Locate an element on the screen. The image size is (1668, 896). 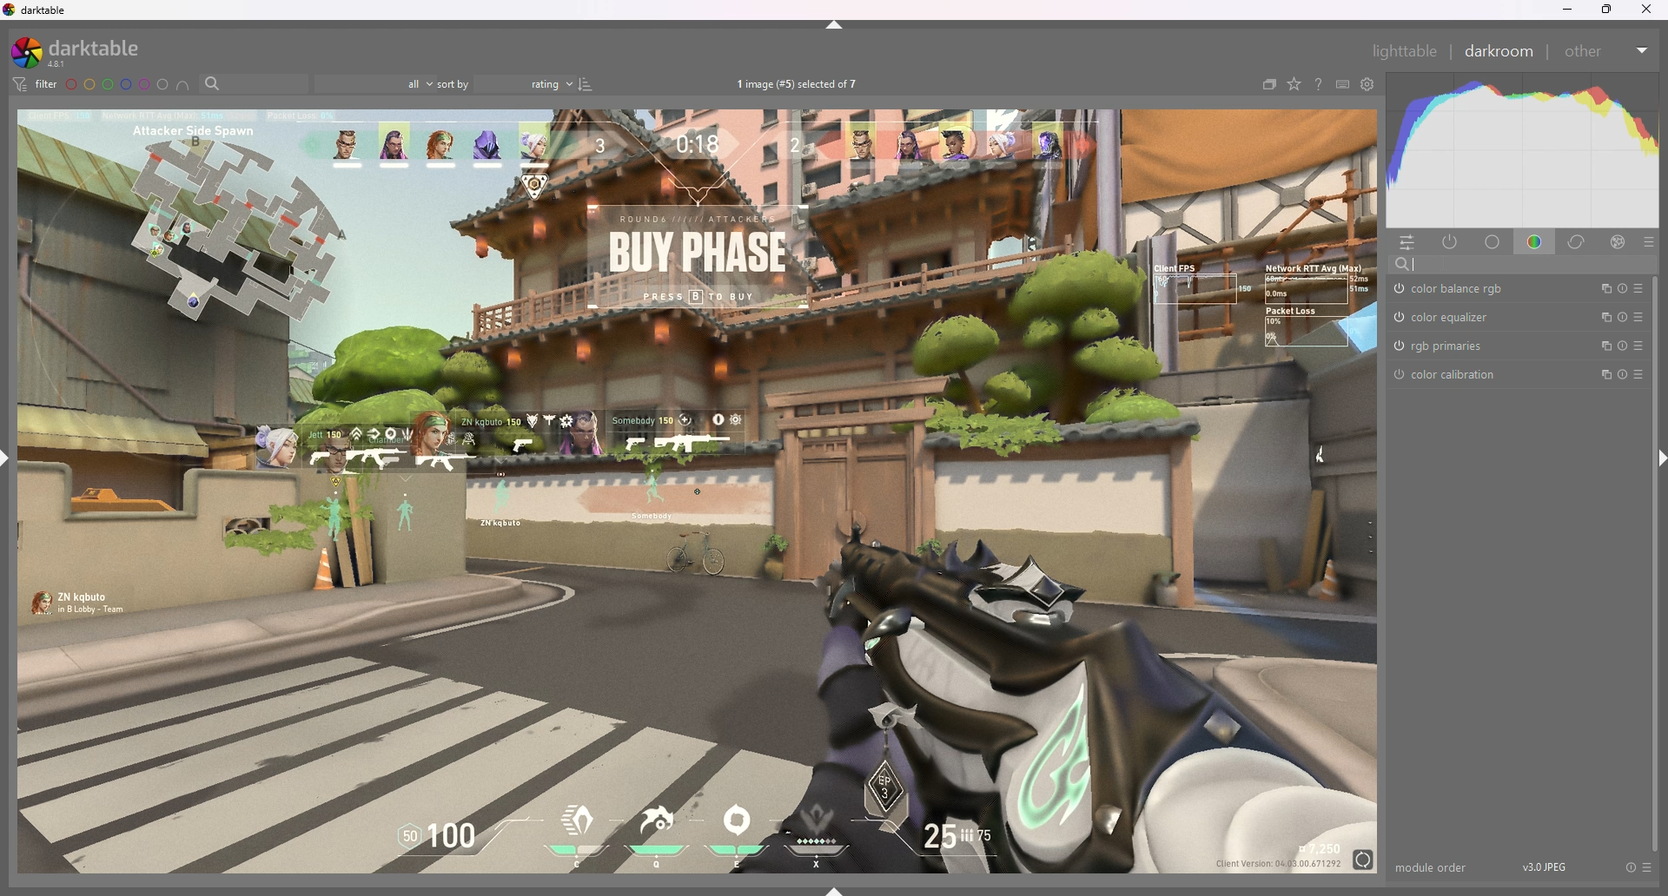
color is located at coordinates (1537, 243).